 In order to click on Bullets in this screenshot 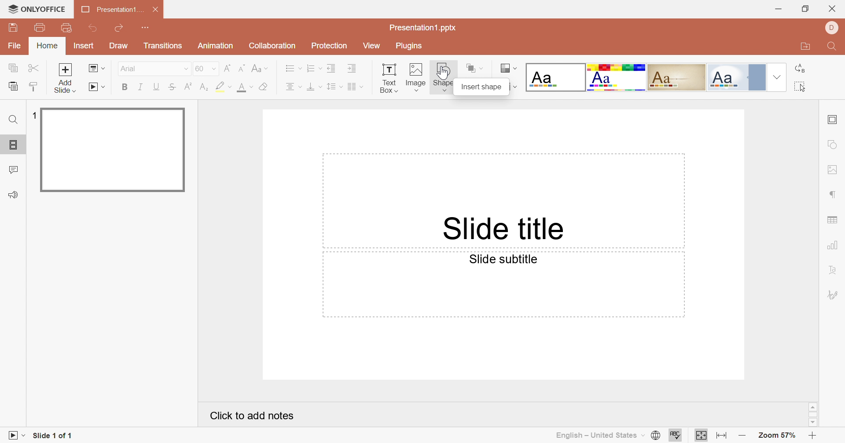, I will do `click(291, 67)`.